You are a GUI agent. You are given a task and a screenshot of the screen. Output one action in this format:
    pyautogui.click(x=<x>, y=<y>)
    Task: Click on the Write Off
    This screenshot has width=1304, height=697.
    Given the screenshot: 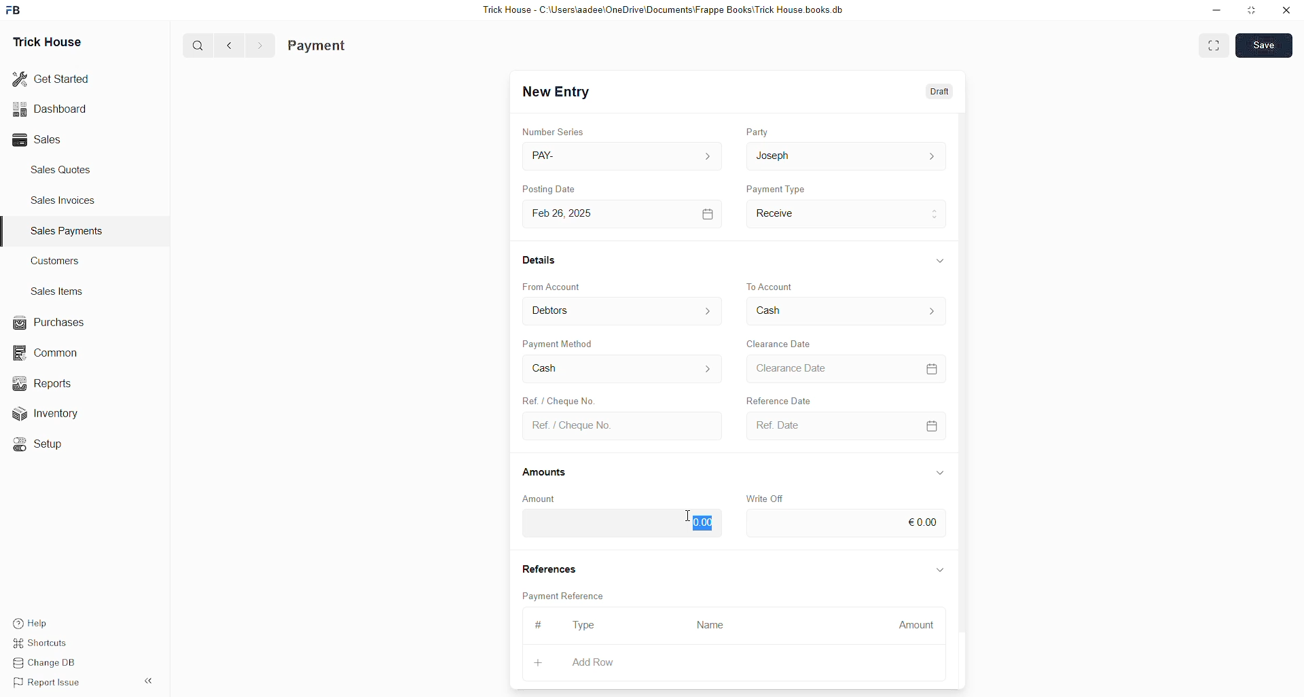 What is the action you would take?
    pyautogui.click(x=763, y=499)
    